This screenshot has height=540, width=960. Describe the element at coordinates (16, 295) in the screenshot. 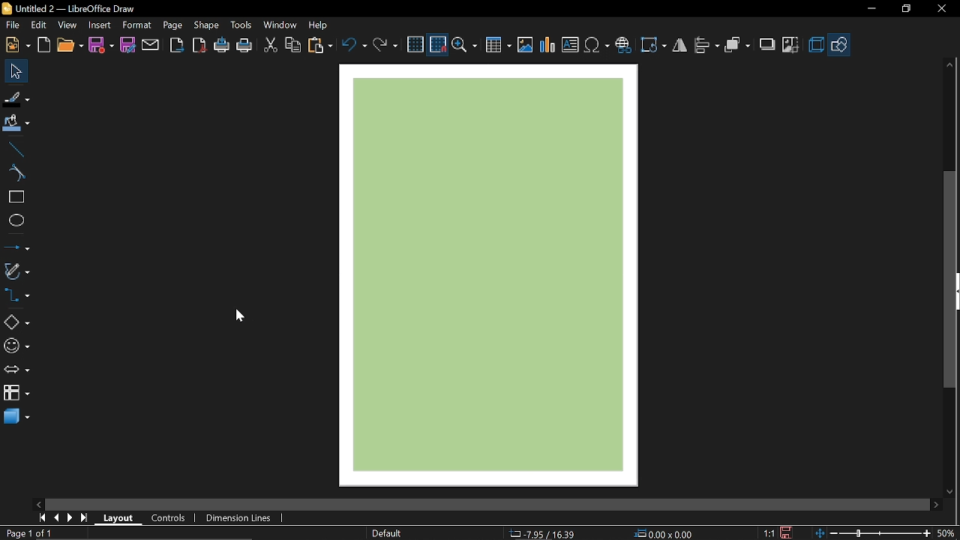

I see `Connectors` at that location.